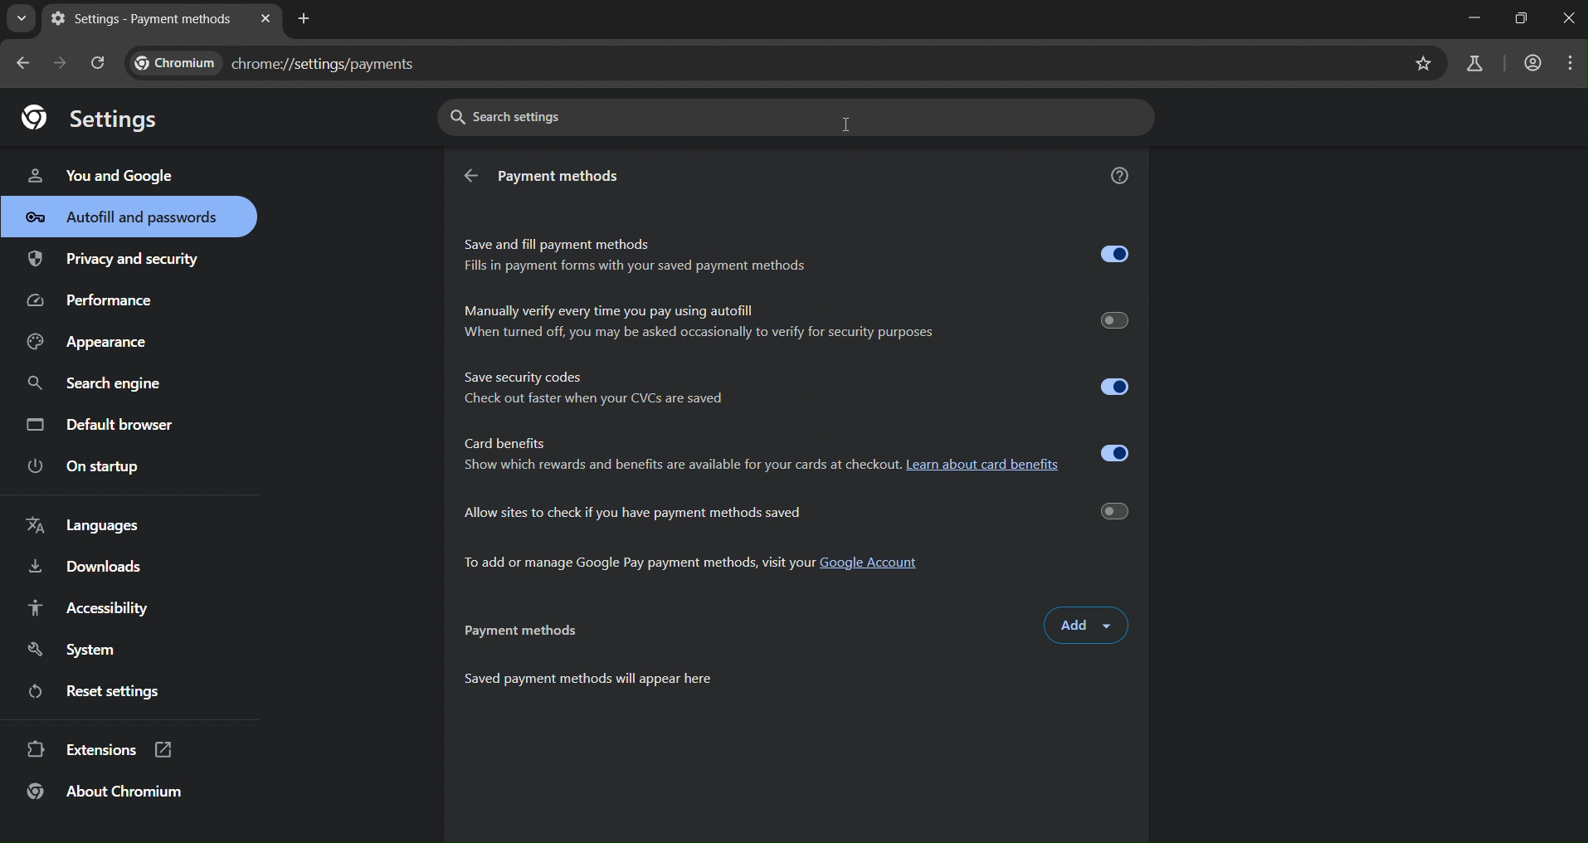  Describe the element at coordinates (1119, 175) in the screenshot. I see `get help` at that location.